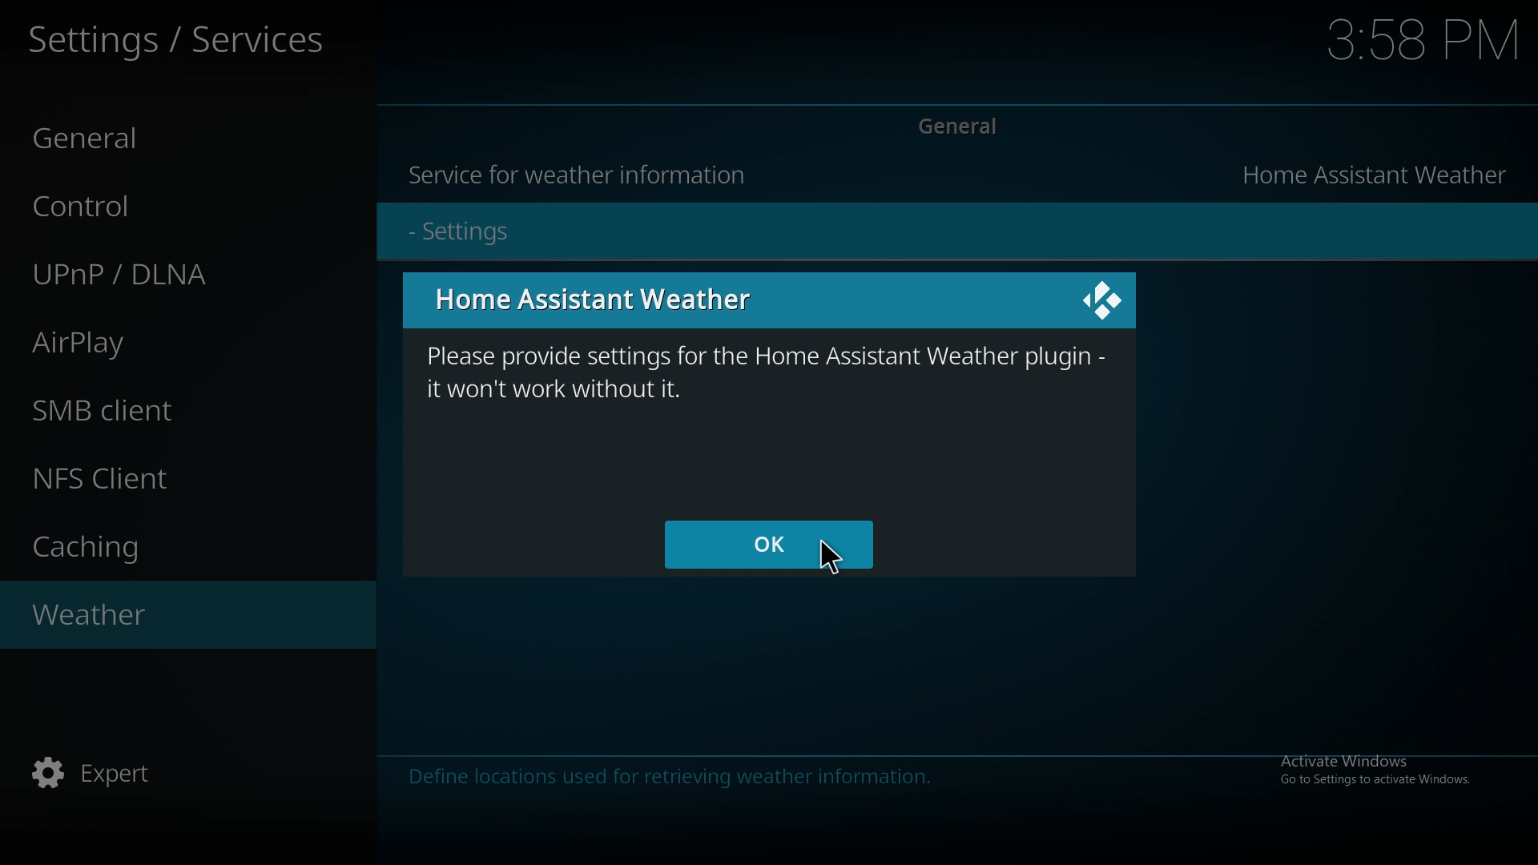  What do you see at coordinates (142, 131) in the screenshot?
I see `General` at bounding box center [142, 131].